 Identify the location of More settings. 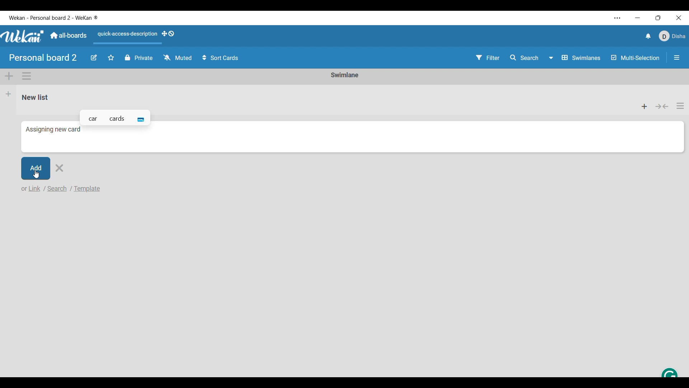
(618, 18).